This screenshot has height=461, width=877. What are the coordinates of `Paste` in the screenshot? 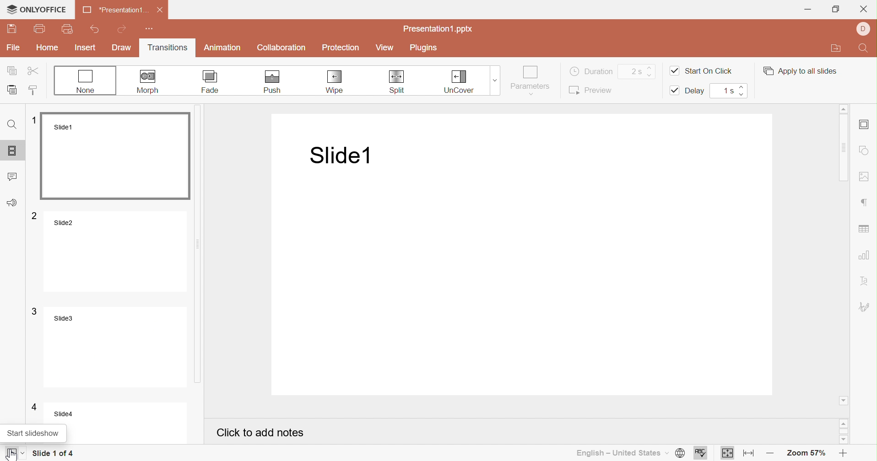 It's located at (13, 89).